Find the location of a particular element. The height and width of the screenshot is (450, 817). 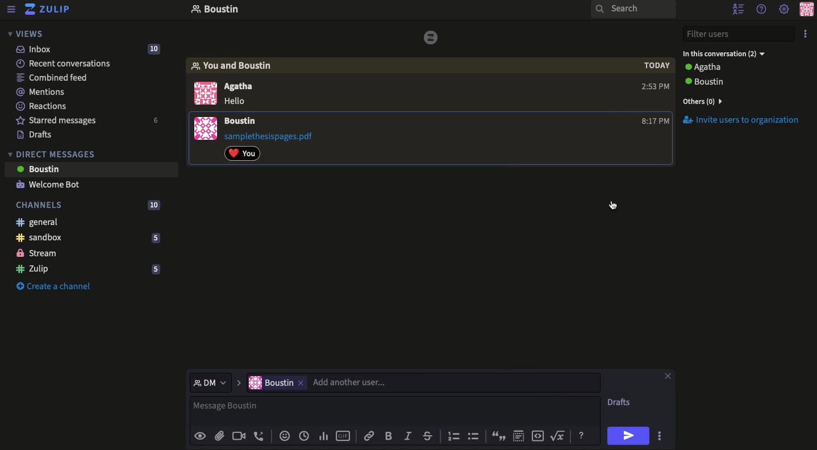

Drafts is located at coordinates (34, 135).